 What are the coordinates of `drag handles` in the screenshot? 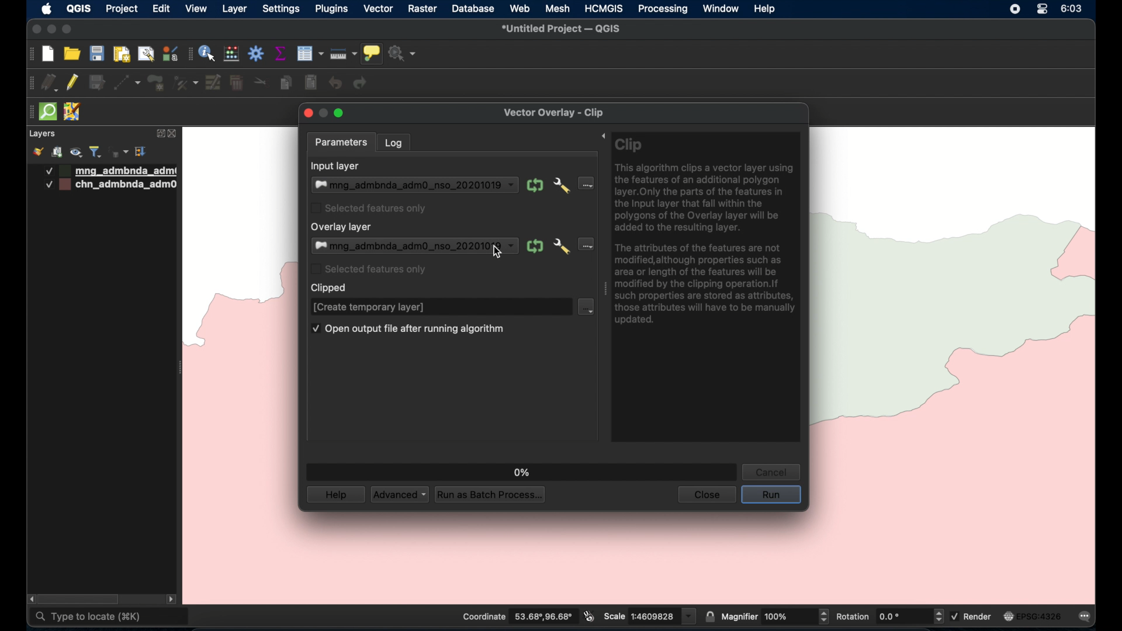 It's located at (32, 84).